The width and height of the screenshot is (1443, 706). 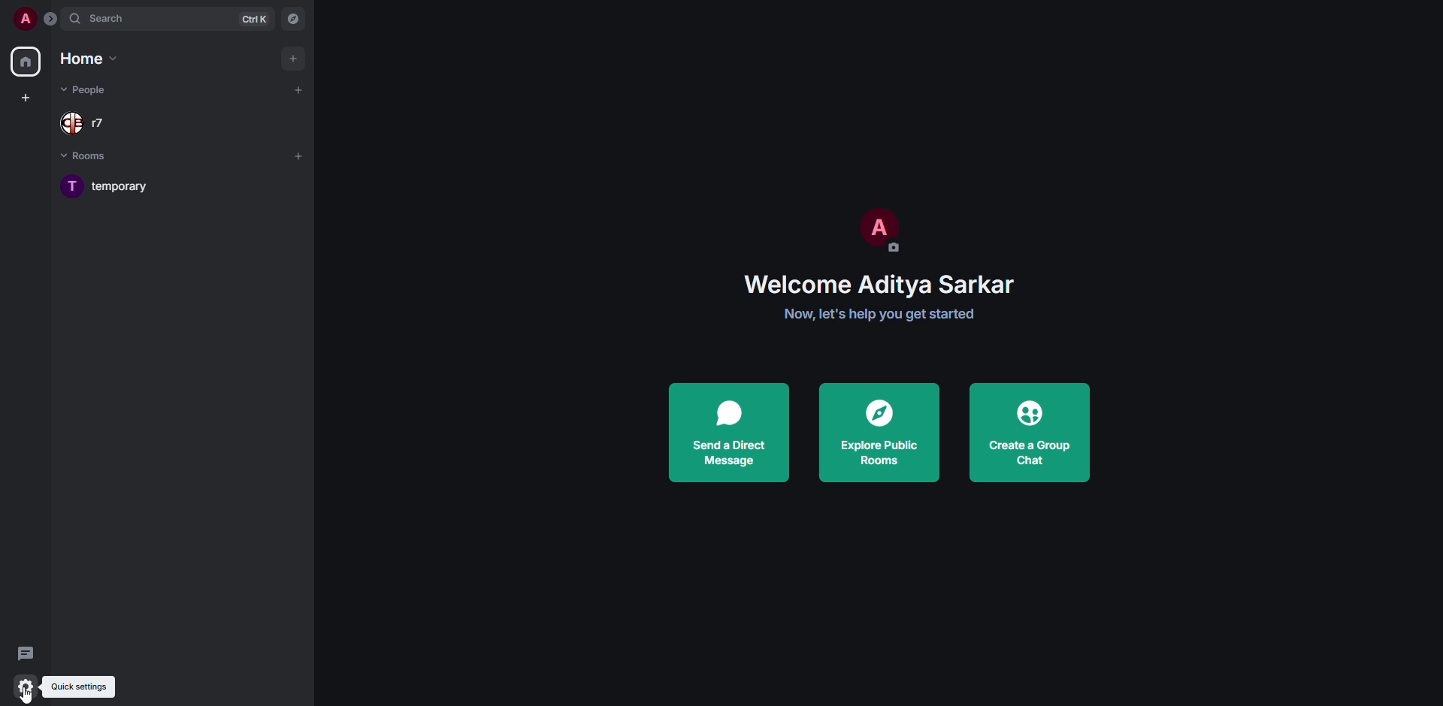 I want to click on quick settings, so click(x=79, y=686).